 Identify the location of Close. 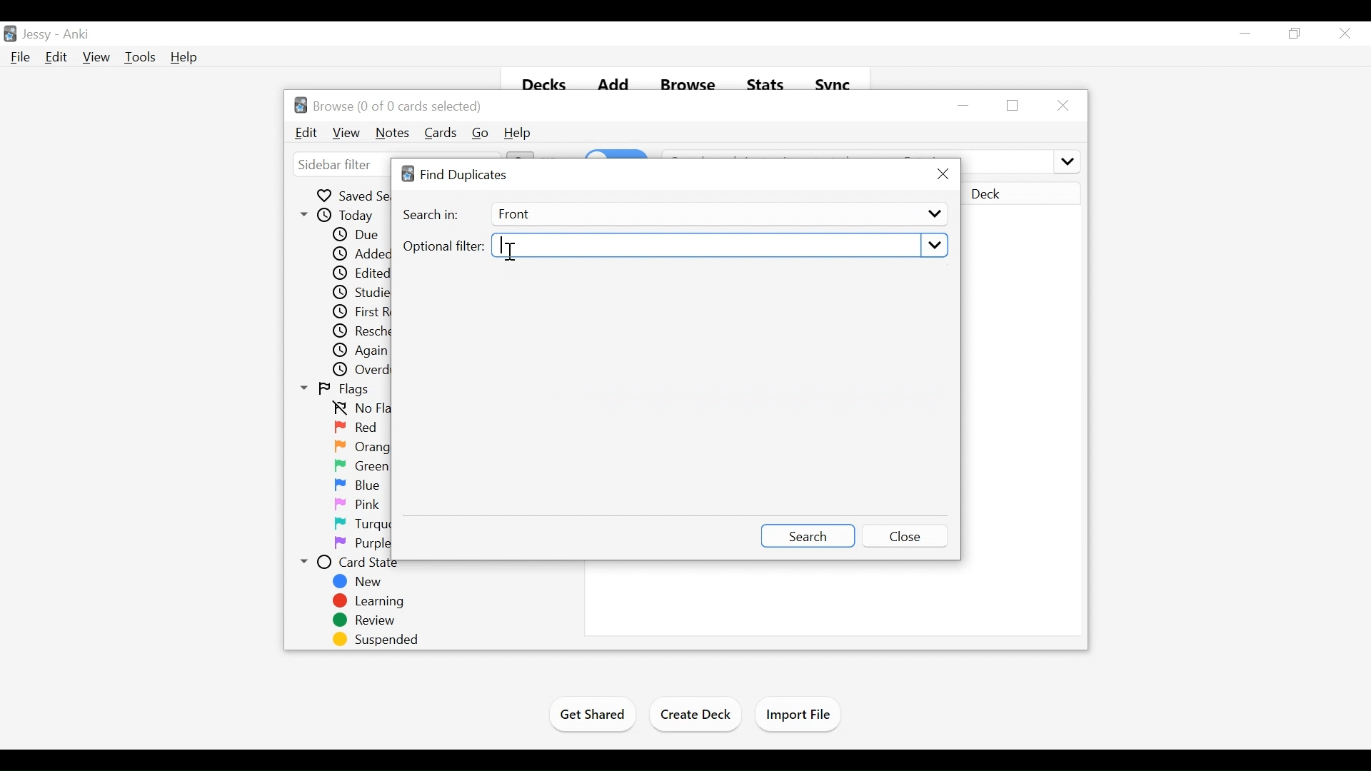
(942, 174).